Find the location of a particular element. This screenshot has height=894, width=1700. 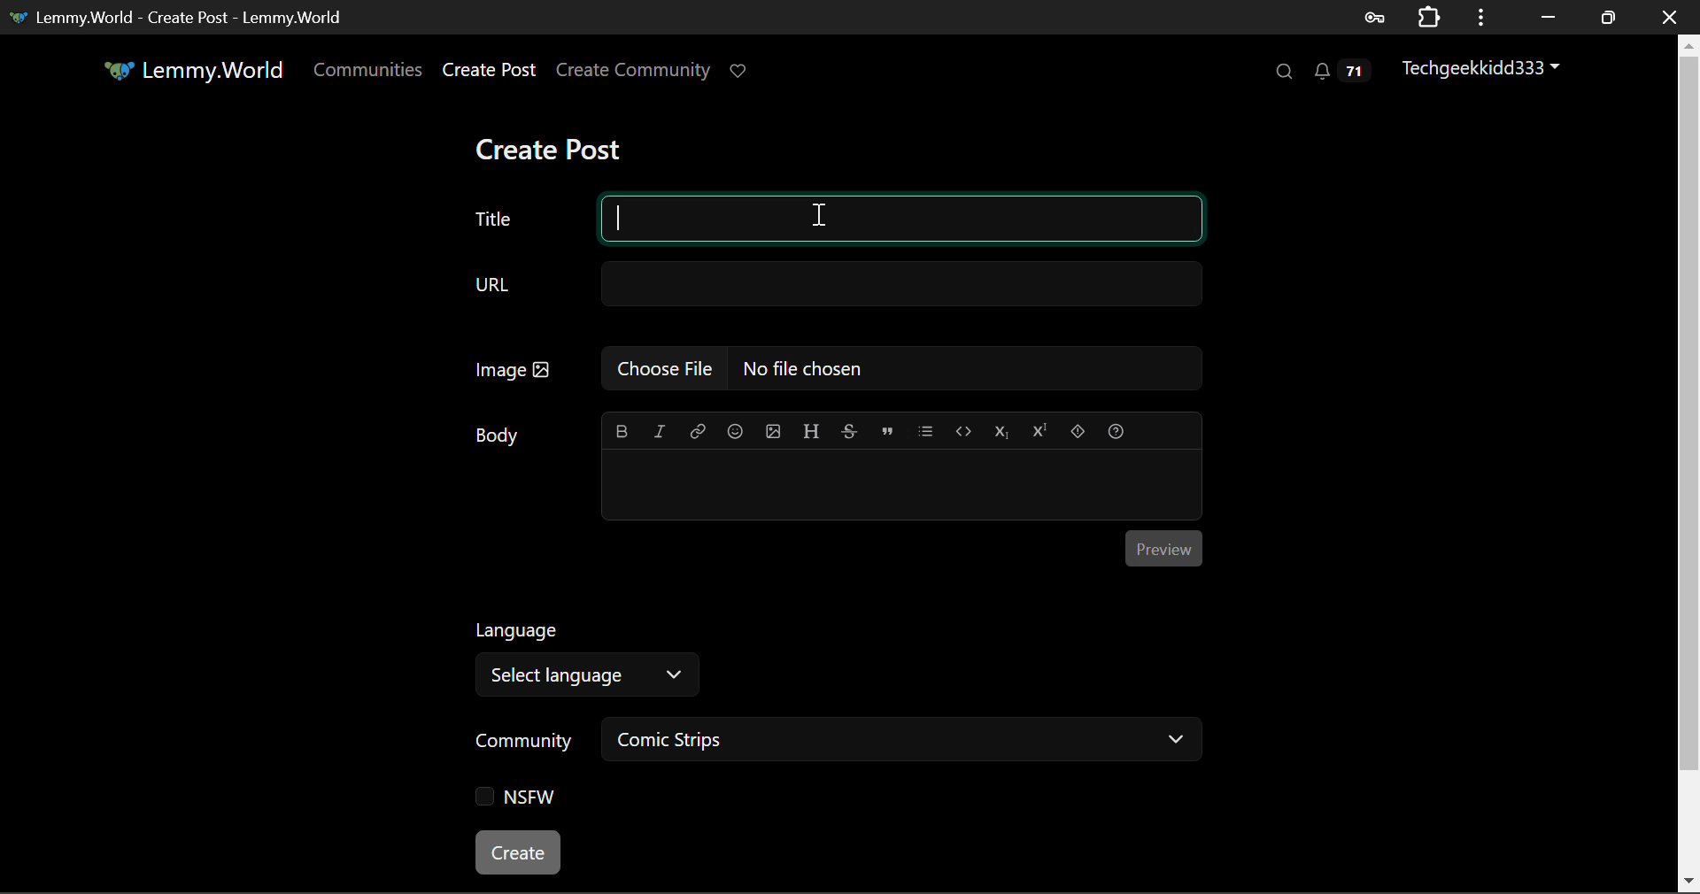

Close Window is located at coordinates (1669, 15).